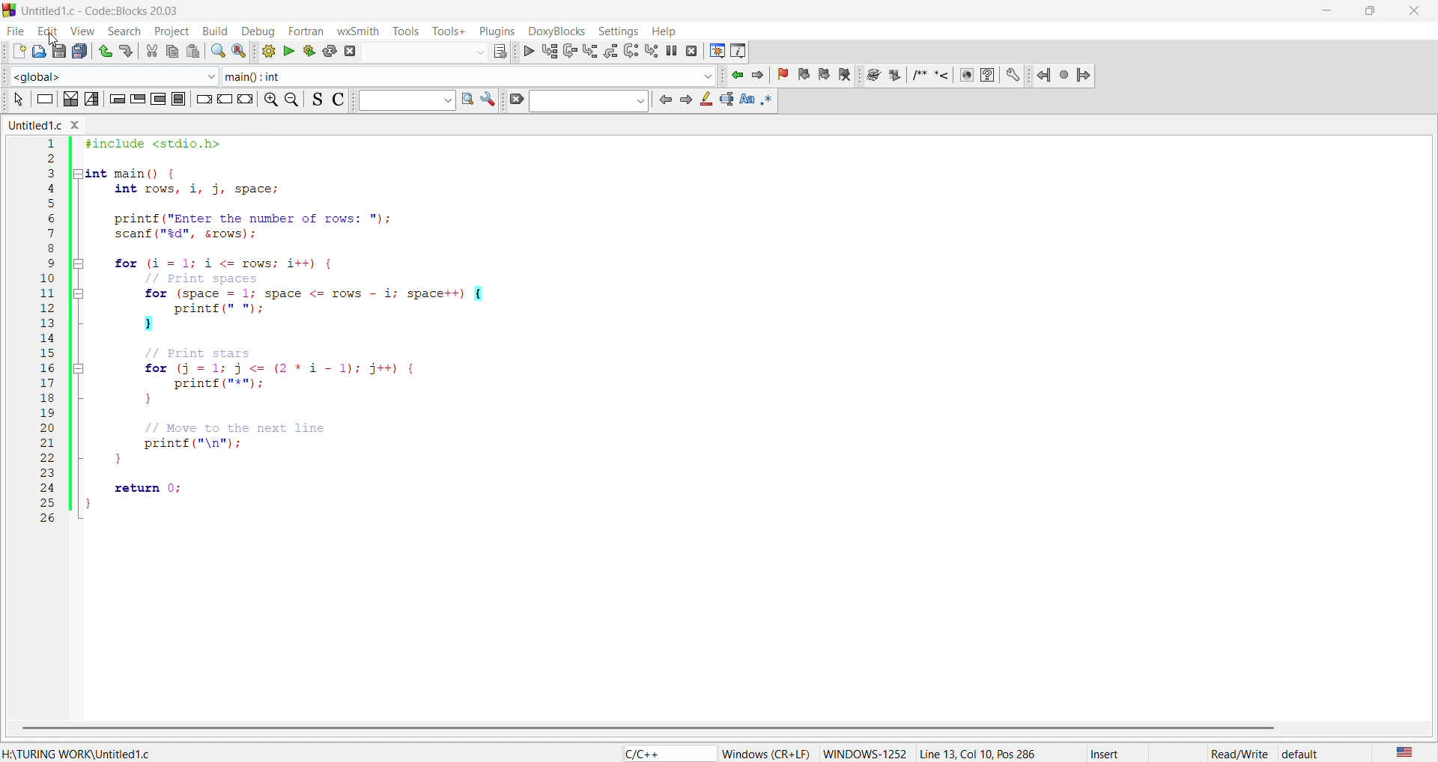 This screenshot has height=762, width=1438. Describe the element at coordinates (85, 31) in the screenshot. I see `view` at that location.